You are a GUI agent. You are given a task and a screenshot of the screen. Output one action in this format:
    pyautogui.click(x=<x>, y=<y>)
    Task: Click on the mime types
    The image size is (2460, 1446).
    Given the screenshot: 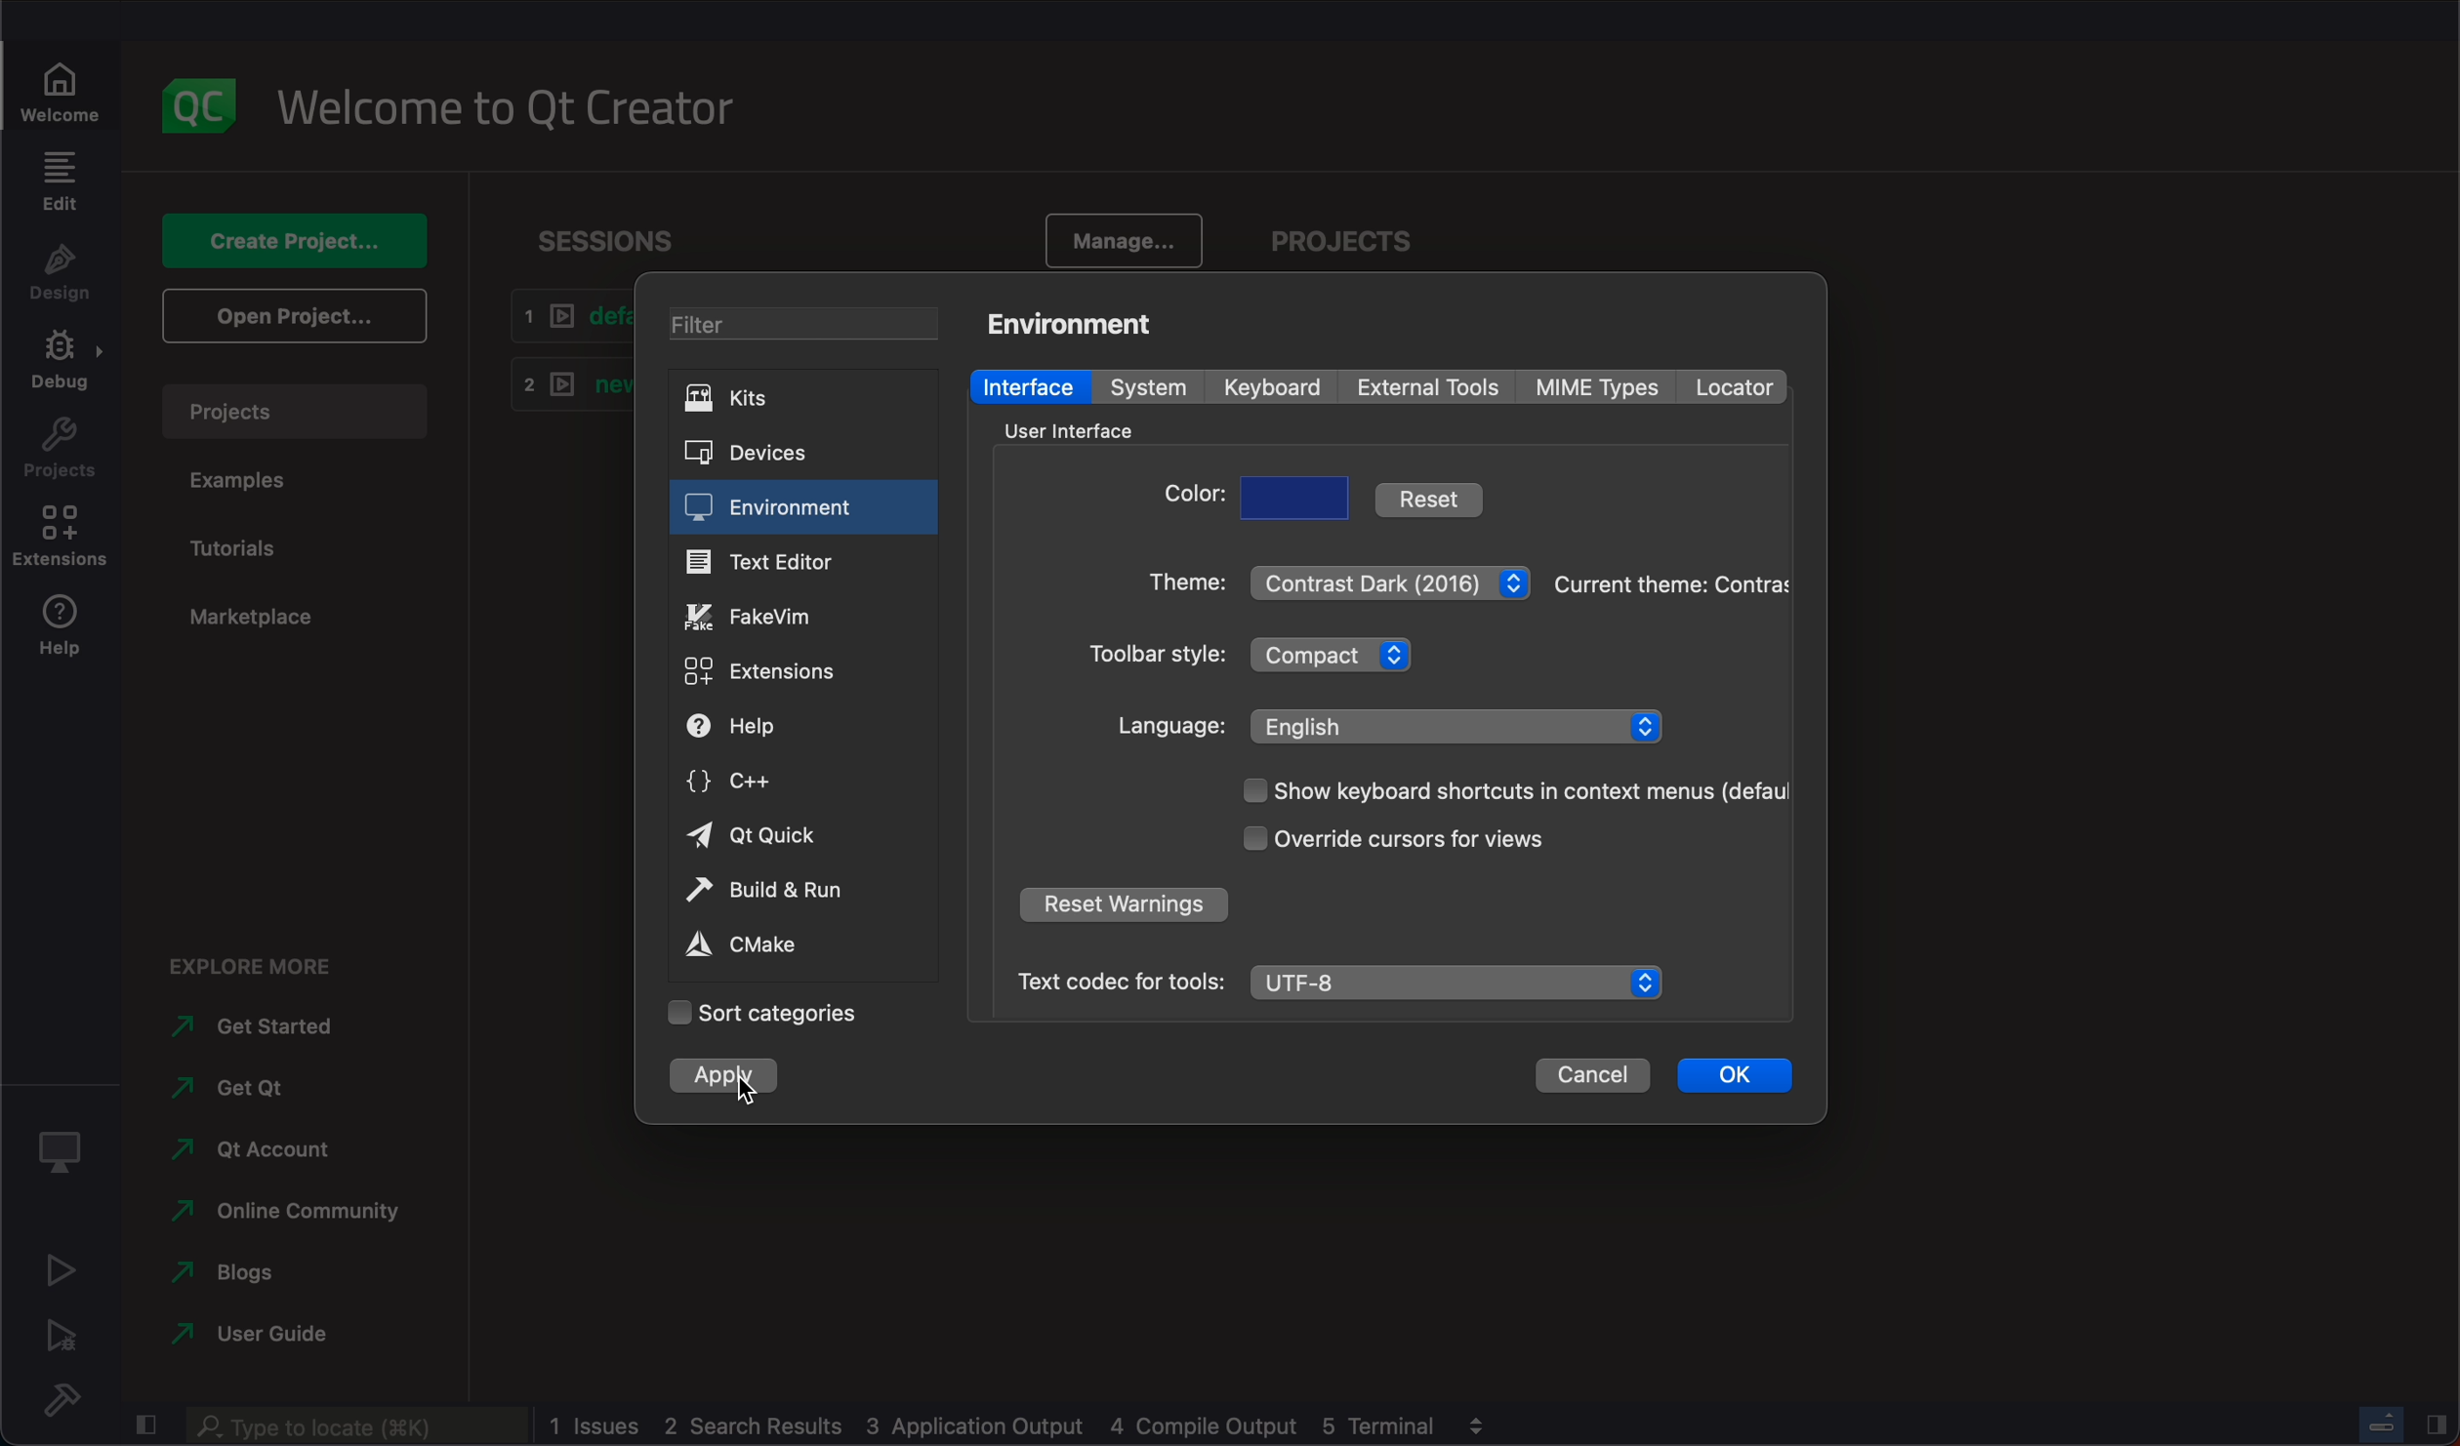 What is the action you would take?
    pyautogui.click(x=1605, y=386)
    